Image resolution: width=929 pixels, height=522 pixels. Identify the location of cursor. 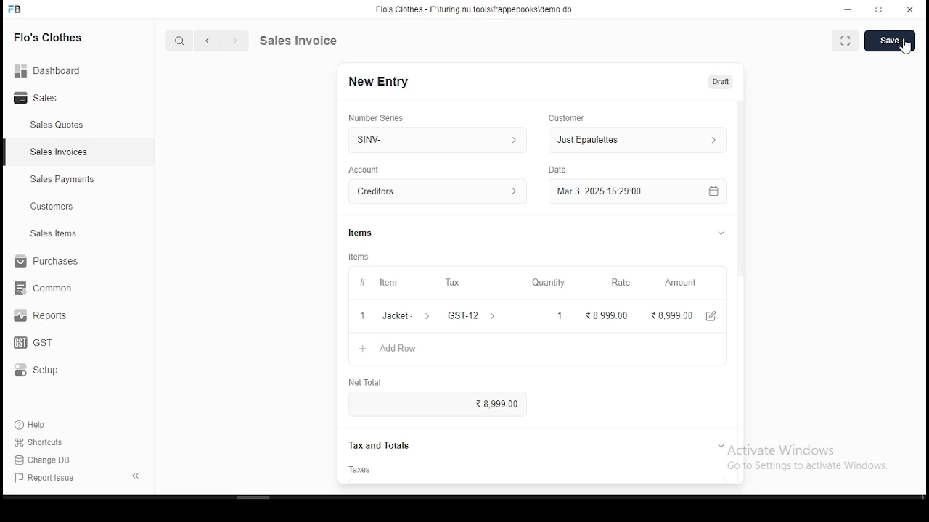
(904, 48).